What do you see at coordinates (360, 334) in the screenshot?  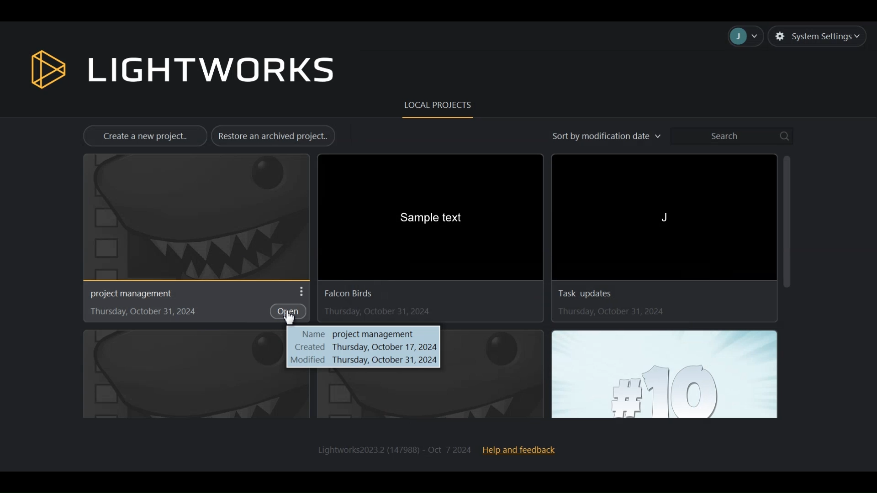 I see `name` at bounding box center [360, 334].